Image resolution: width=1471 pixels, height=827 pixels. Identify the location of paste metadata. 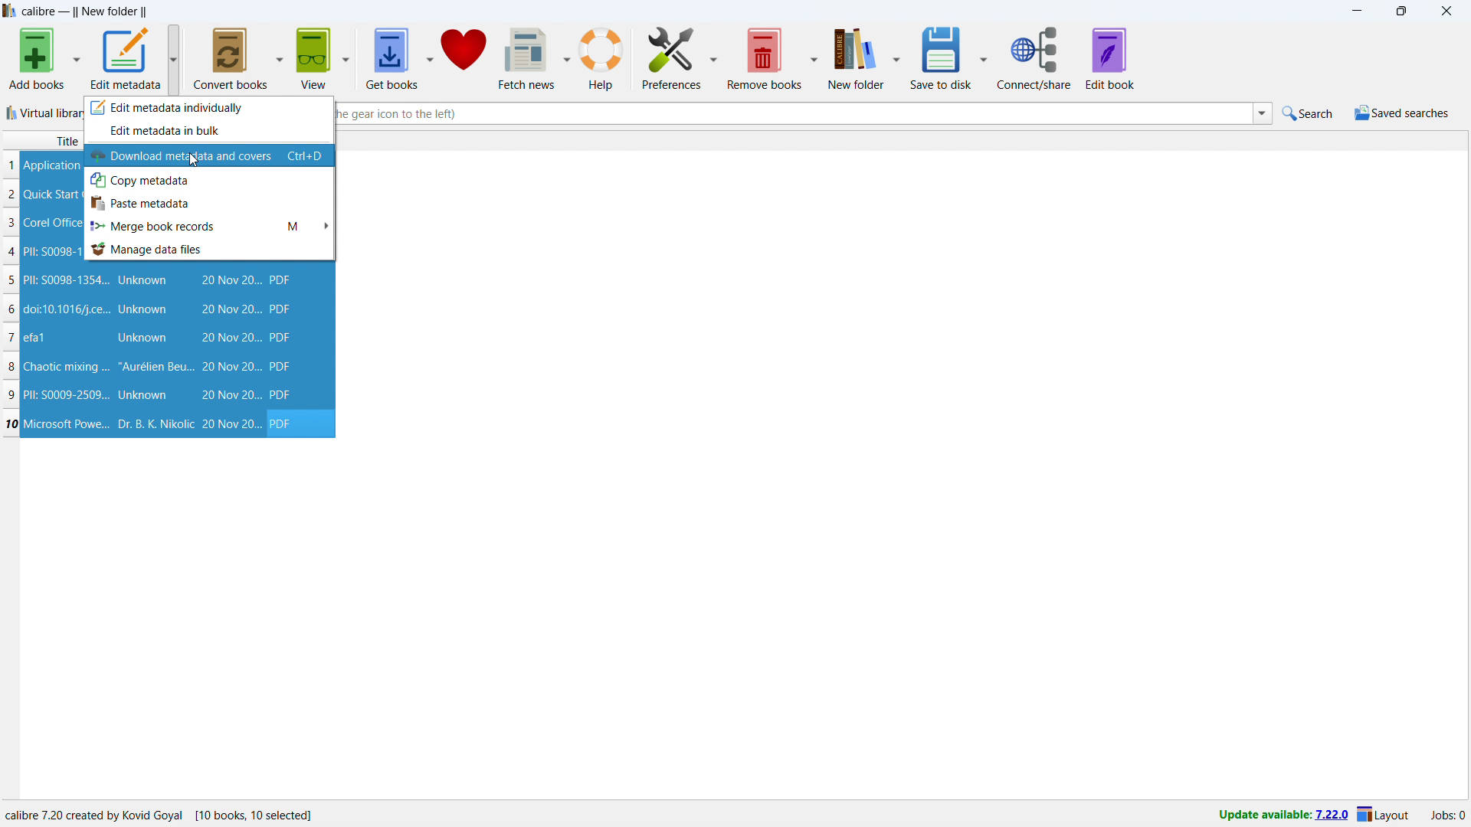
(209, 203).